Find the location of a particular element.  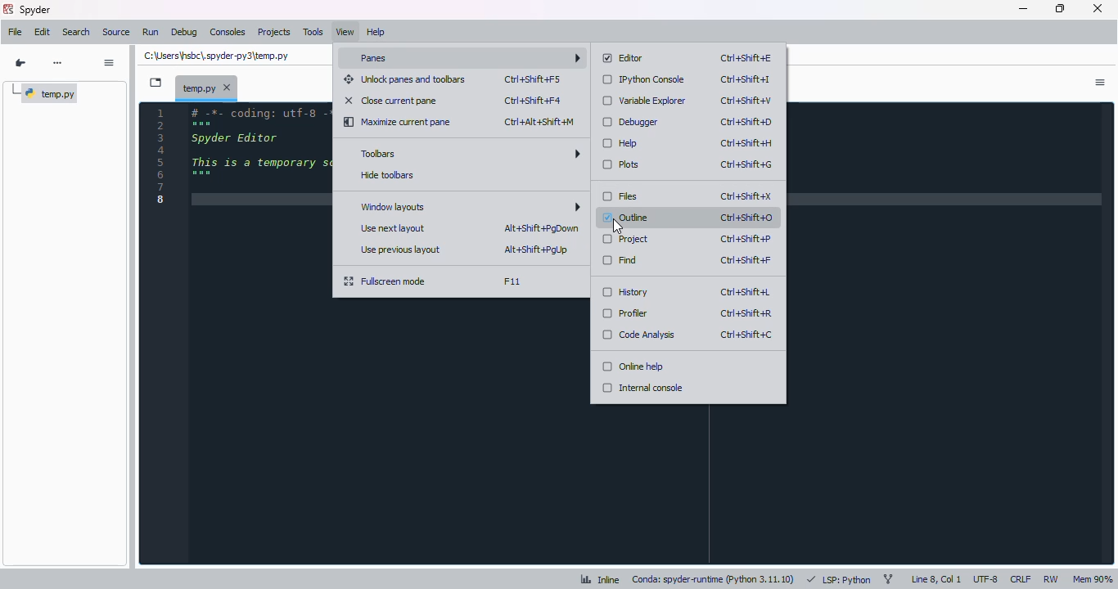

UTF-8 is located at coordinates (986, 578).